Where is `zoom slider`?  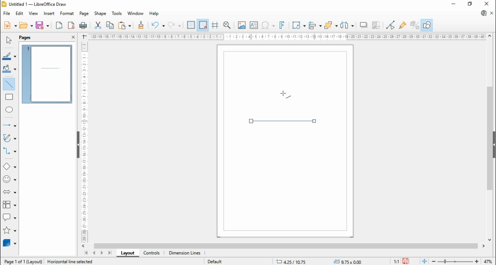
zoom slider is located at coordinates (455, 262).